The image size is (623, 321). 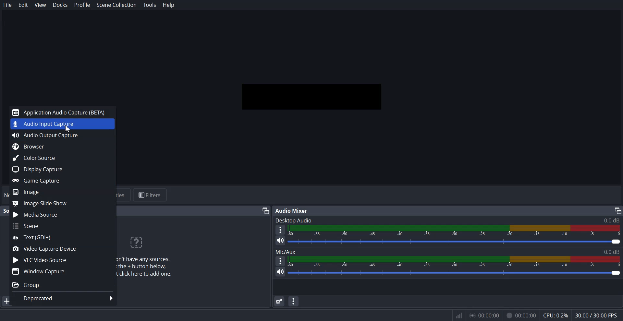 What do you see at coordinates (455, 273) in the screenshot?
I see `Volume level adjuster` at bounding box center [455, 273].